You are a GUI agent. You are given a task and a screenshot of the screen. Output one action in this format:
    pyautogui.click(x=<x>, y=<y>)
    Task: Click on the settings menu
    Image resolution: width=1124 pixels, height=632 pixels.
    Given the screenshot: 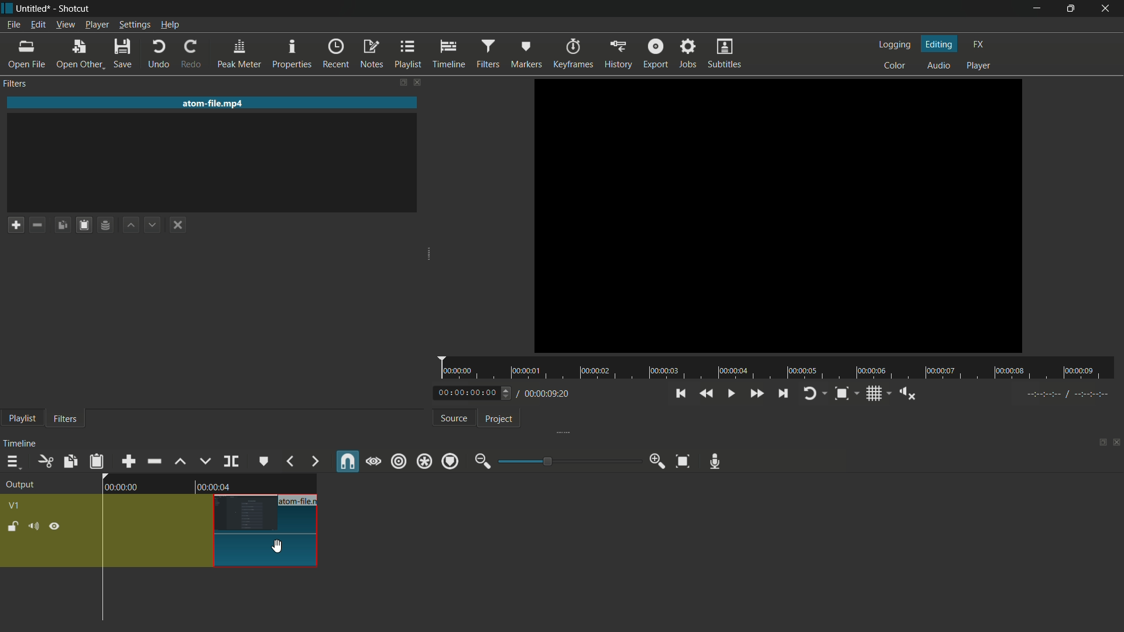 What is the action you would take?
    pyautogui.click(x=135, y=25)
    